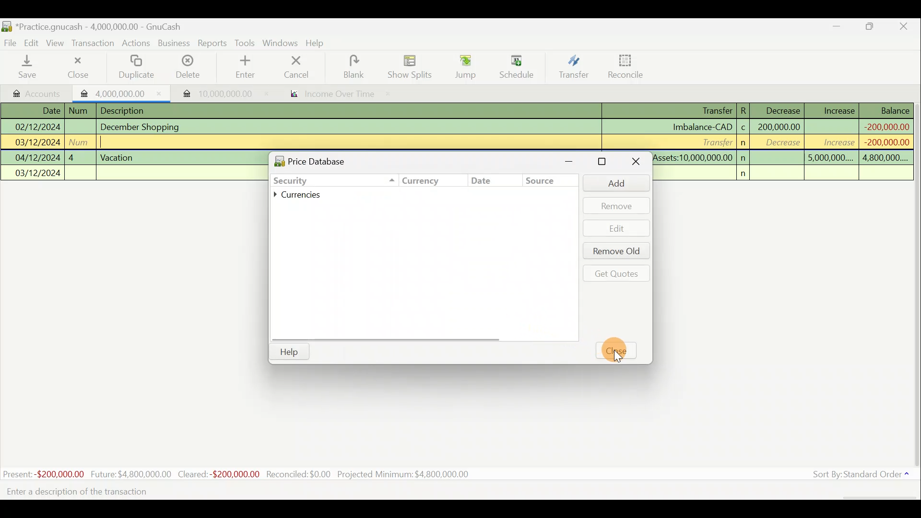 The height and width of the screenshot is (518, 921). Describe the element at coordinates (144, 127) in the screenshot. I see `December Shopping` at that location.